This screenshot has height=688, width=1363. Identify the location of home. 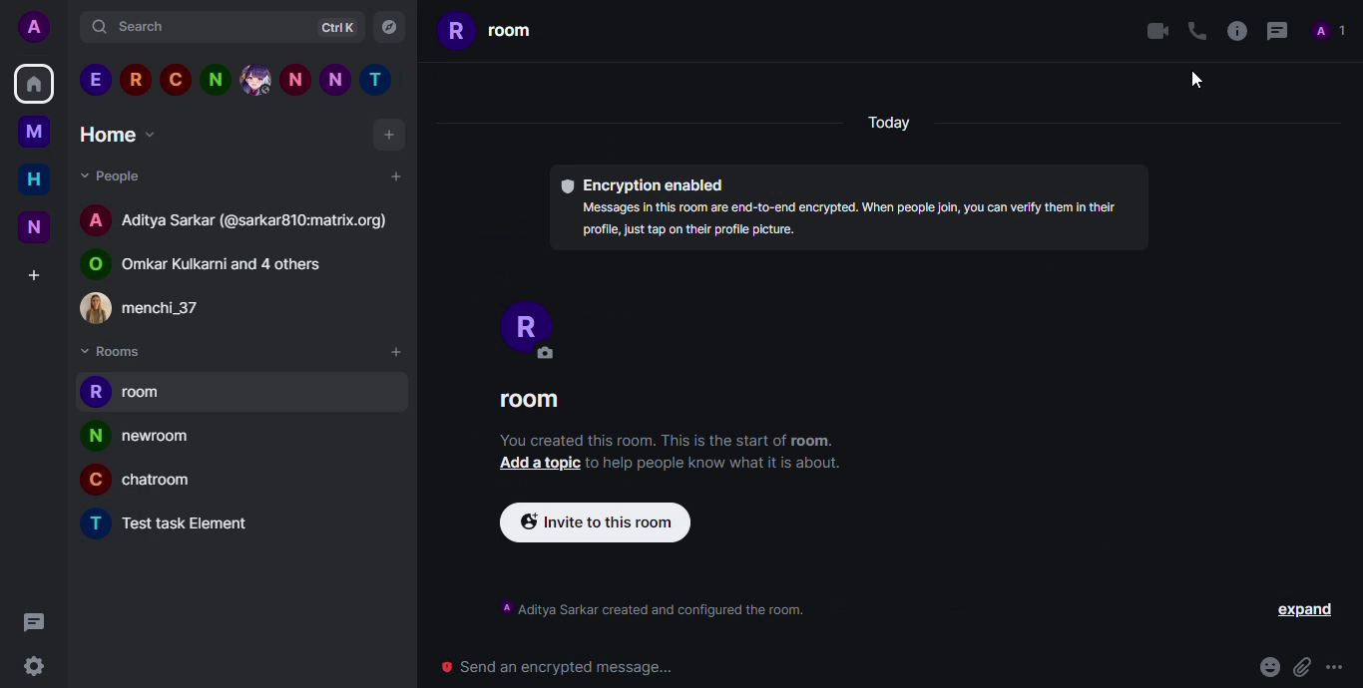
(121, 134).